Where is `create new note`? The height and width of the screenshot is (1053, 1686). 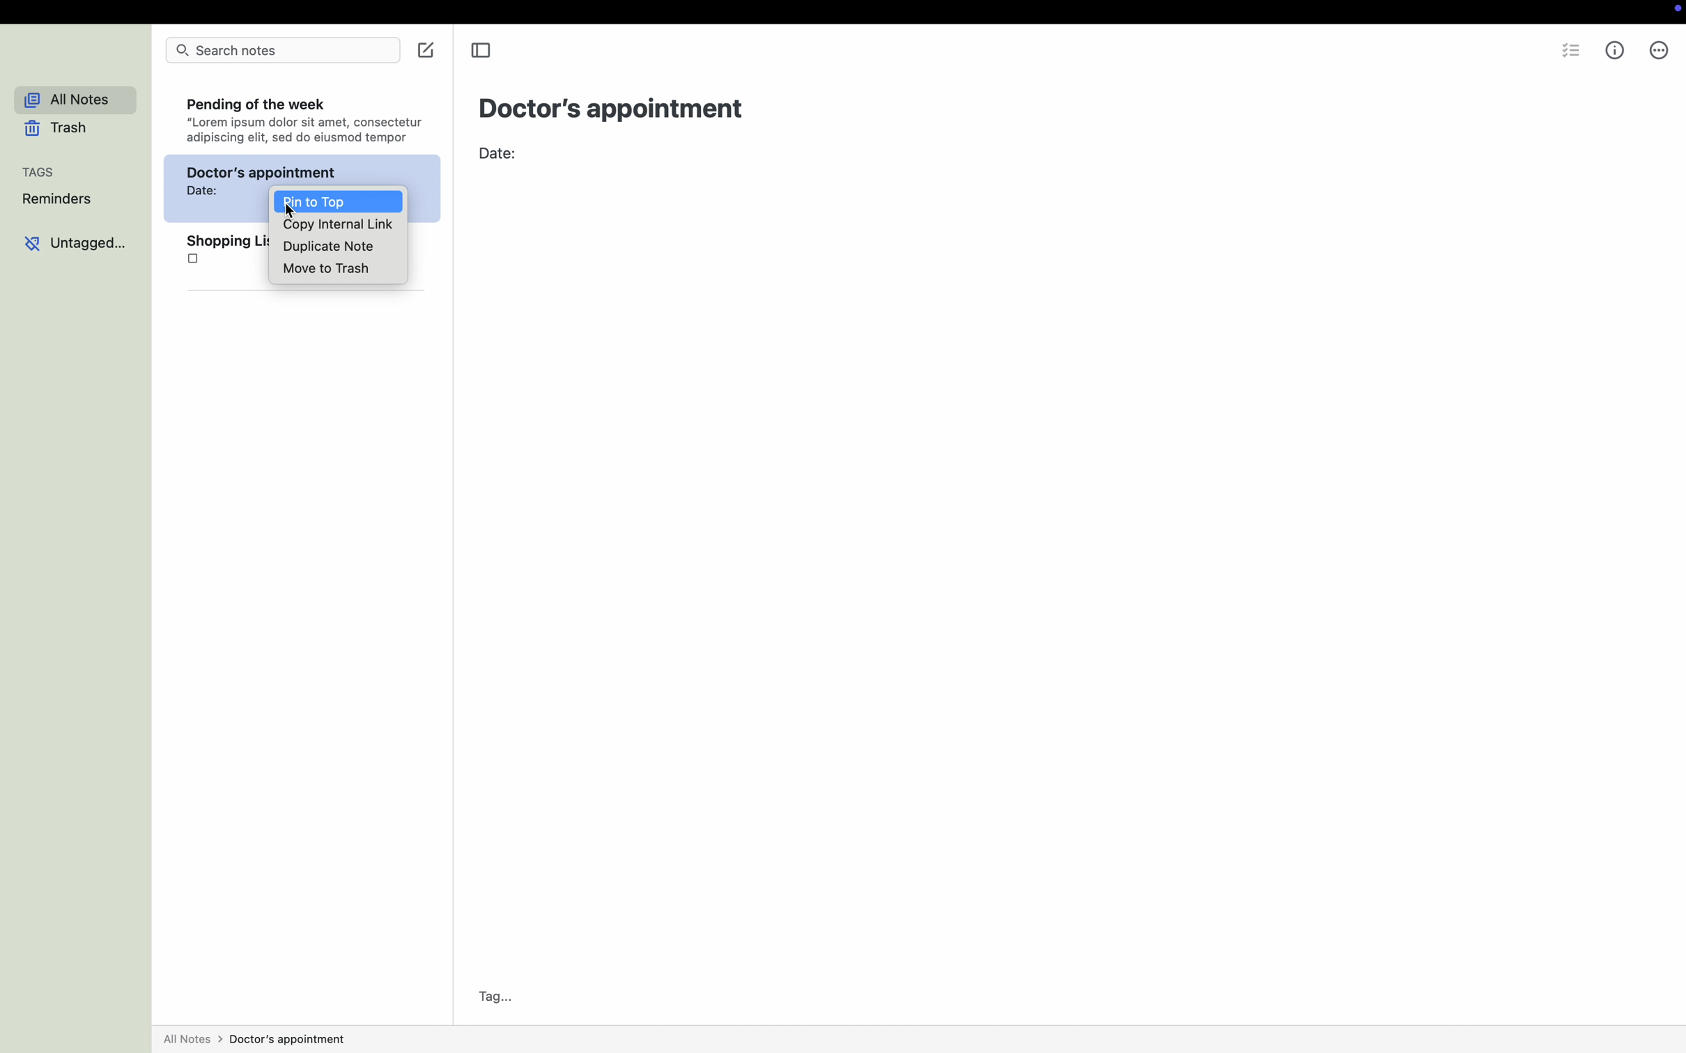 create new note is located at coordinates (426, 51).